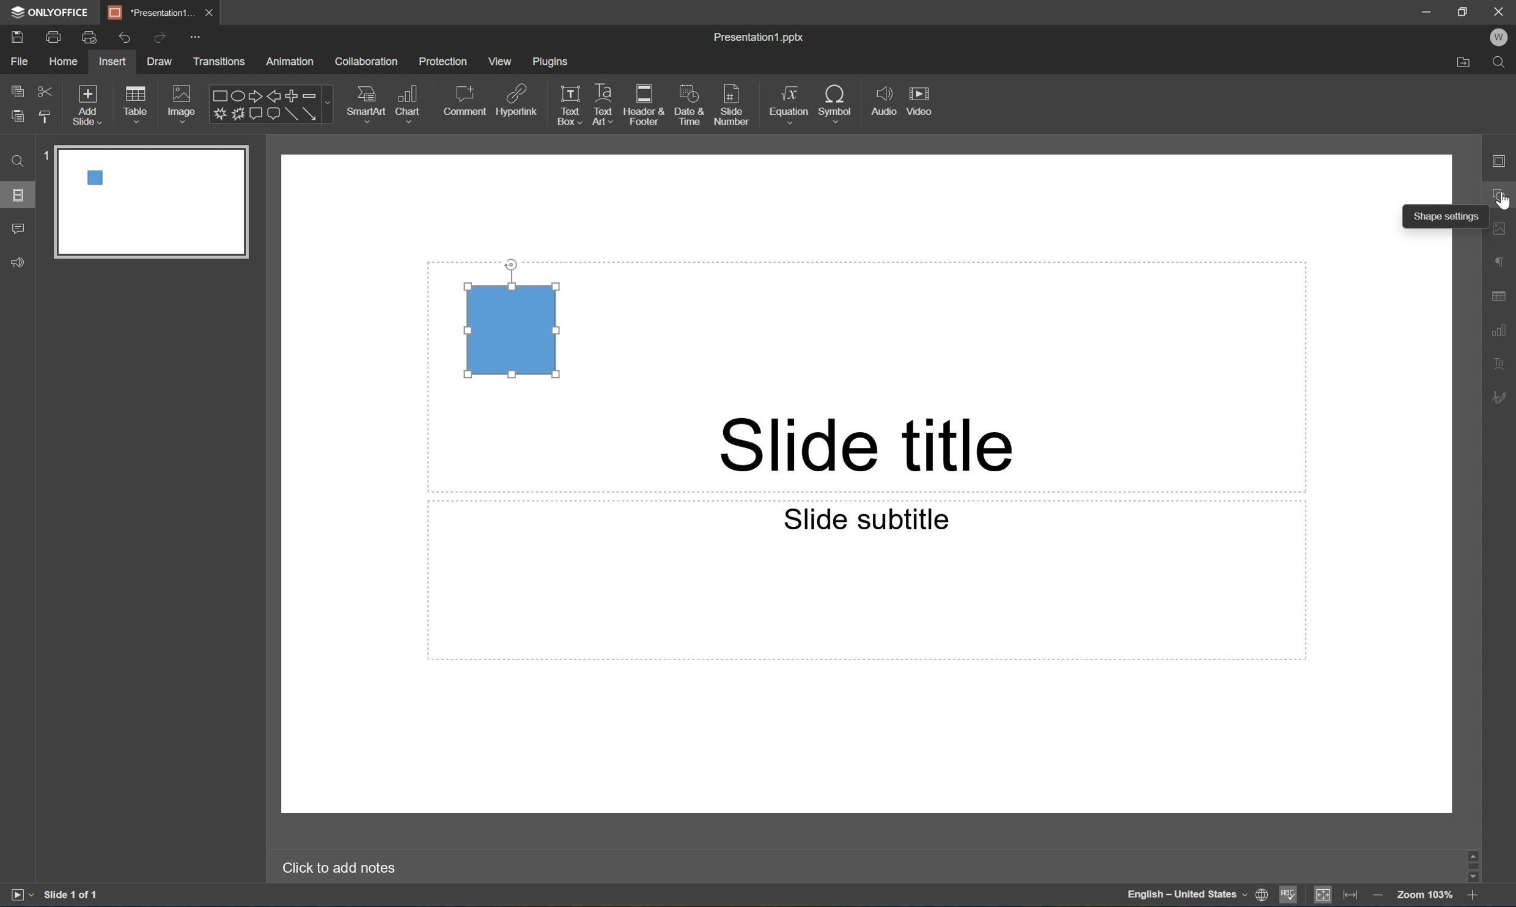 This screenshot has height=907, width=1516. I want to click on Transitions, so click(219, 63).